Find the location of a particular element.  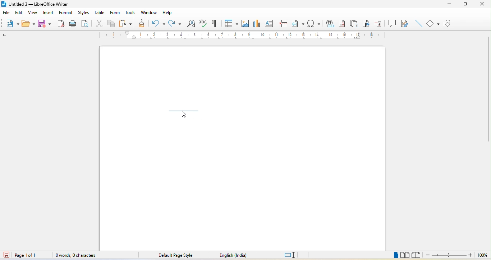

standard selection is located at coordinates (292, 255).